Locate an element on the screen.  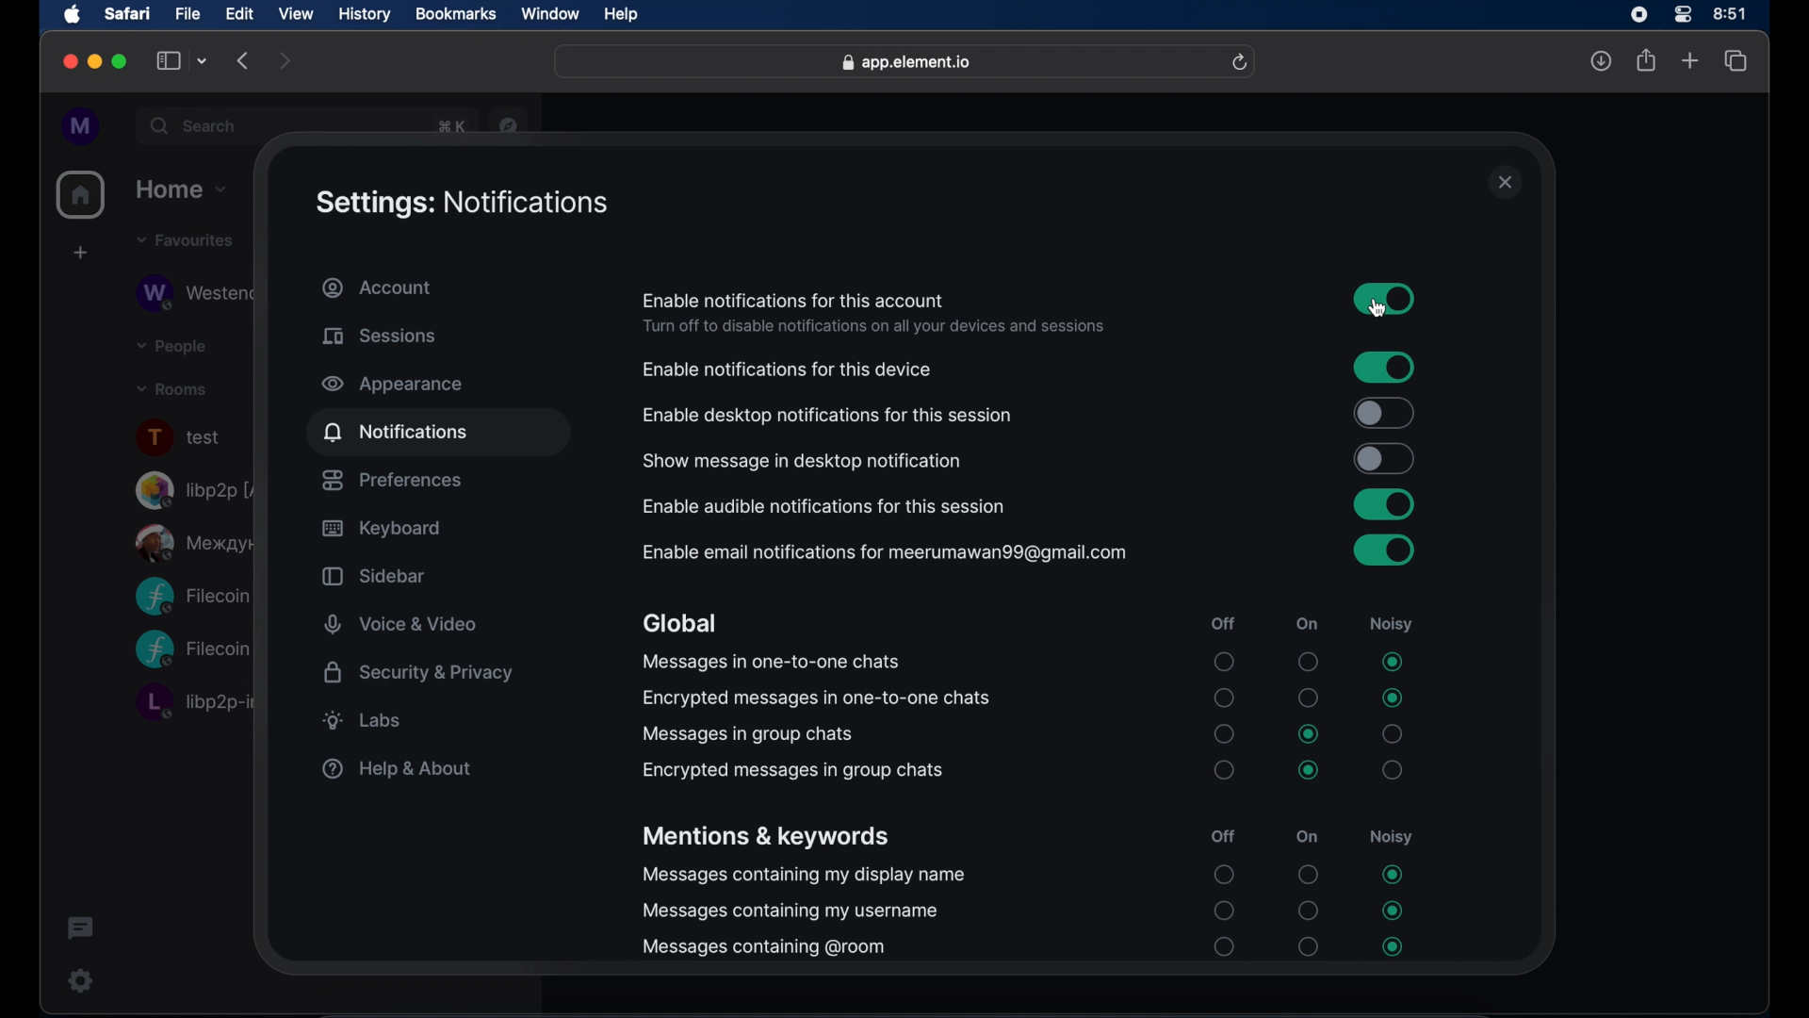
enable audible notifications for this  session is located at coordinates (824, 507).